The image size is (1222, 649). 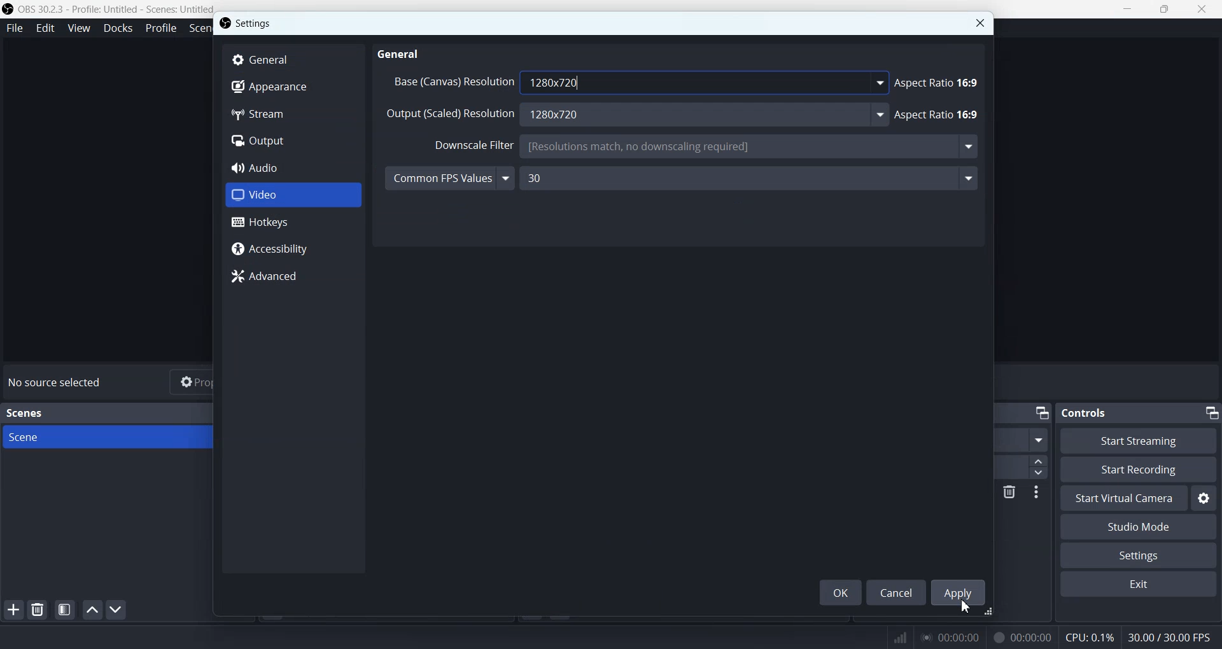 What do you see at coordinates (292, 196) in the screenshot?
I see `Video` at bounding box center [292, 196].